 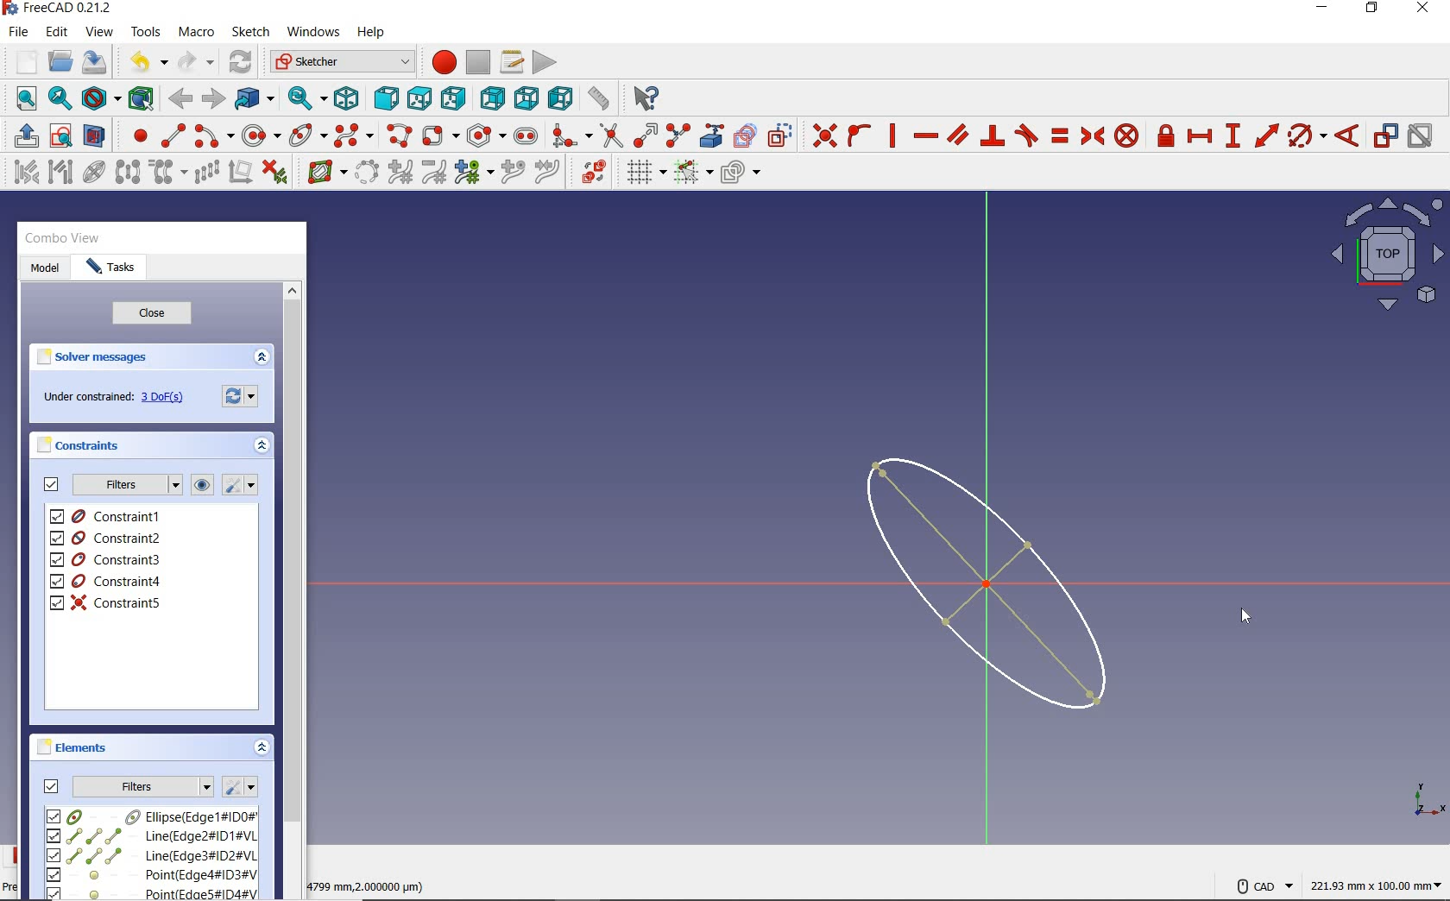 What do you see at coordinates (1426, 797) in the screenshot?
I see `xyz` at bounding box center [1426, 797].